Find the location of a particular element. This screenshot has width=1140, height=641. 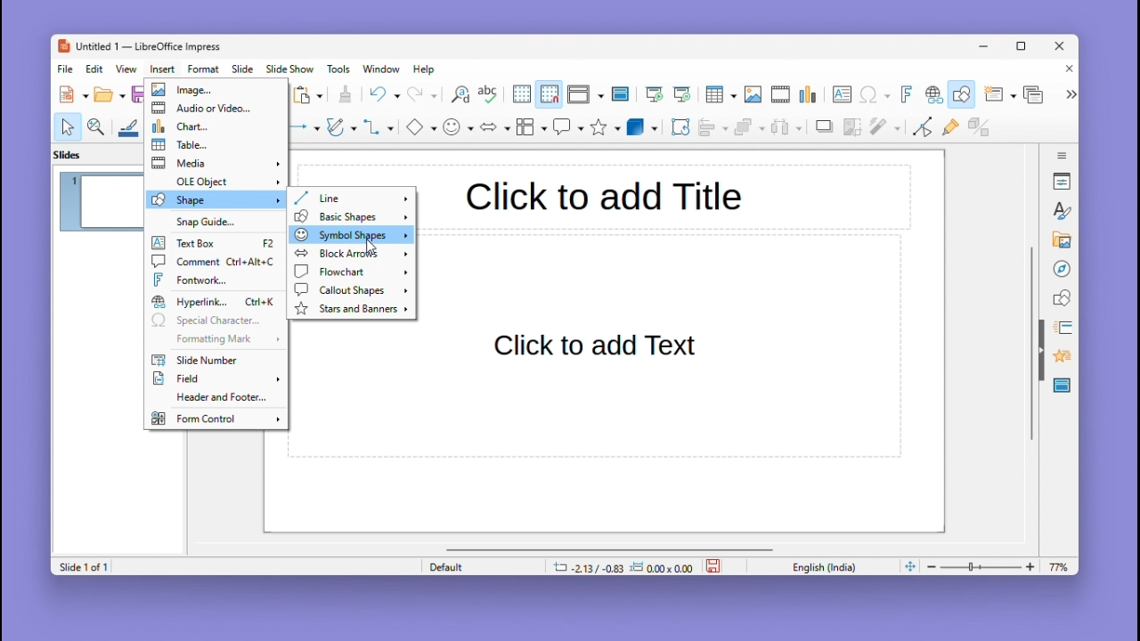

Blocks is located at coordinates (532, 126).